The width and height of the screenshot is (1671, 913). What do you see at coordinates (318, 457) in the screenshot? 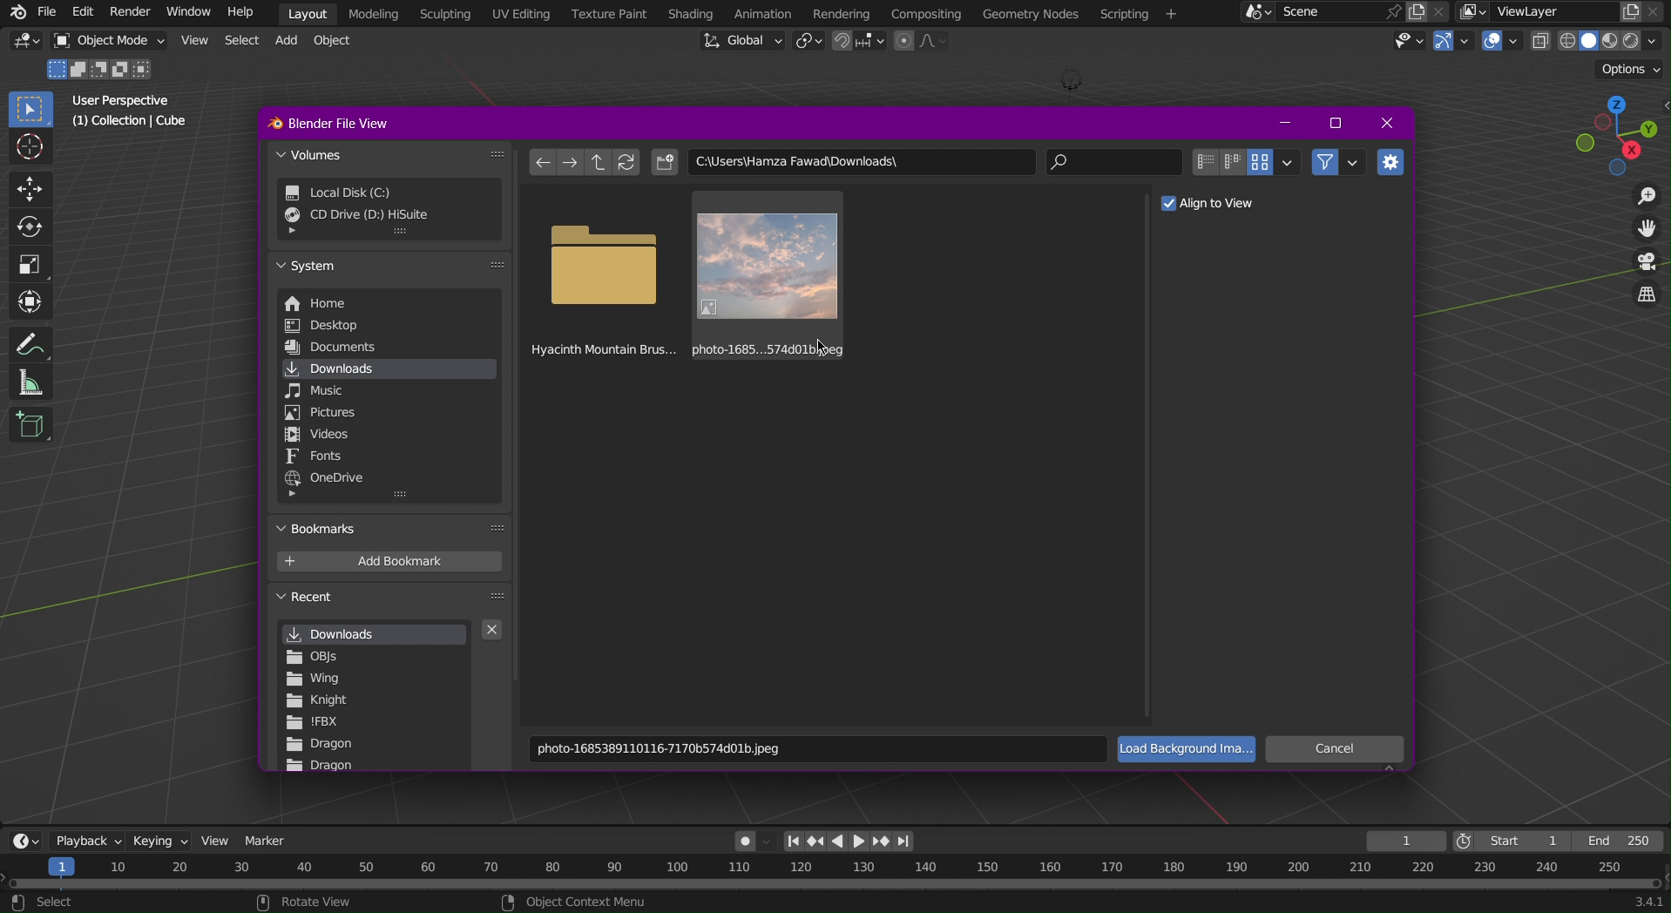
I see `fonts` at bounding box center [318, 457].